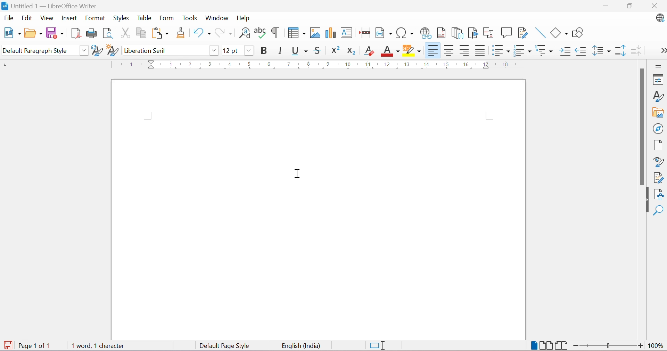 The image size is (667, 351). Describe the element at coordinates (299, 50) in the screenshot. I see `Underline` at that location.